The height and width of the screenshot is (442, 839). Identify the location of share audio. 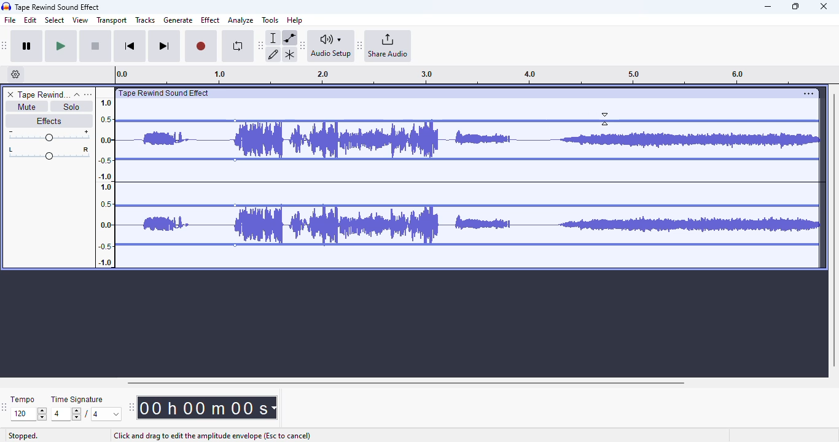
(389, 46).